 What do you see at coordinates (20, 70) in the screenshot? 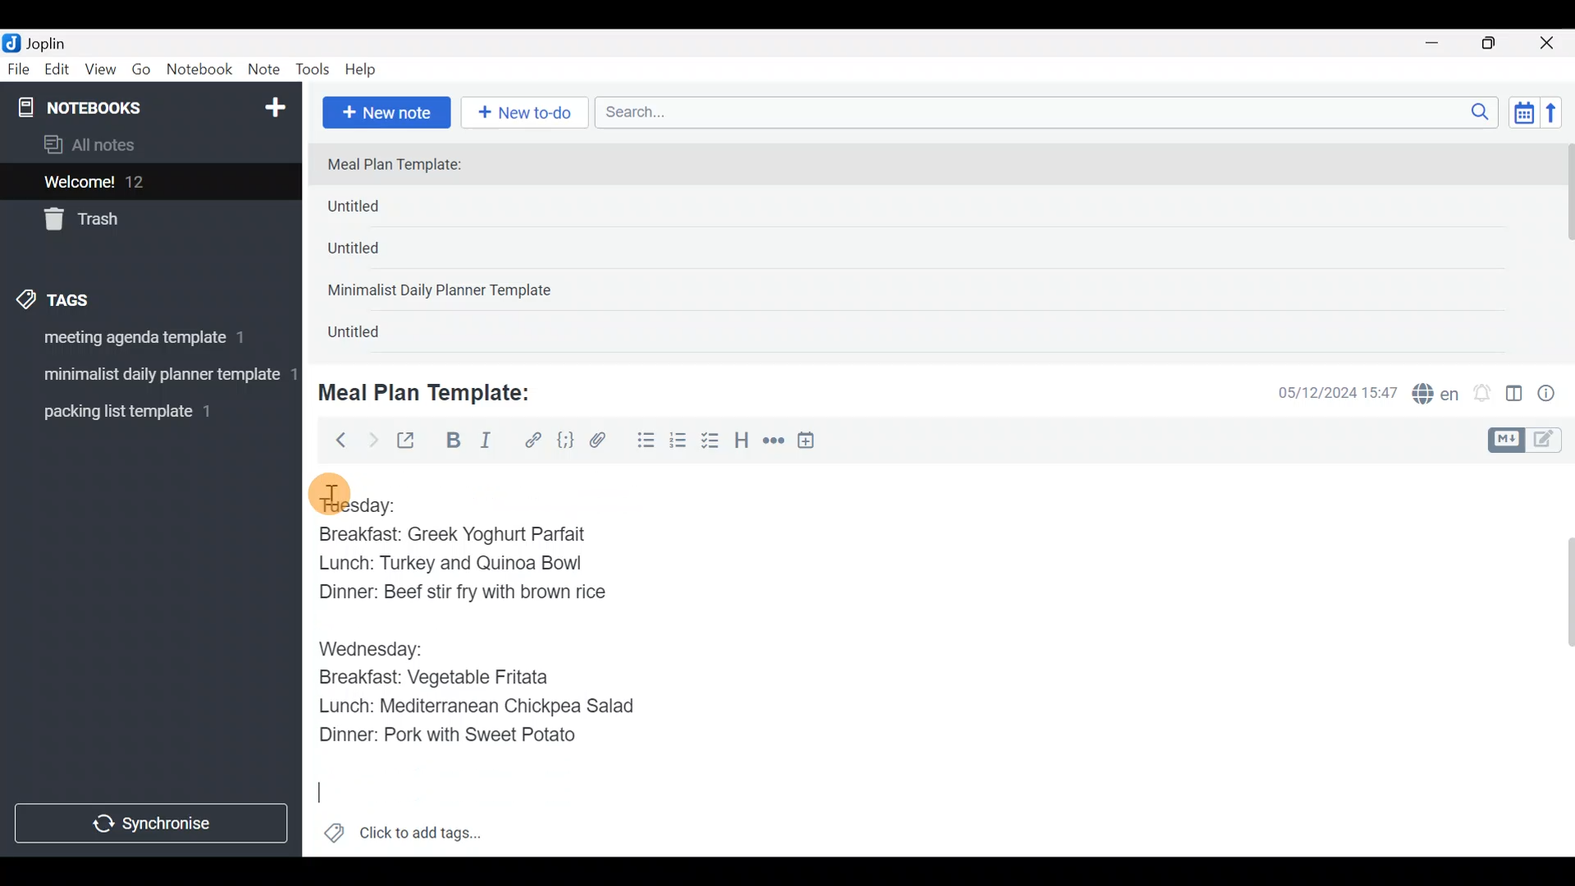
I see `File` at bounding box center [20, 70].